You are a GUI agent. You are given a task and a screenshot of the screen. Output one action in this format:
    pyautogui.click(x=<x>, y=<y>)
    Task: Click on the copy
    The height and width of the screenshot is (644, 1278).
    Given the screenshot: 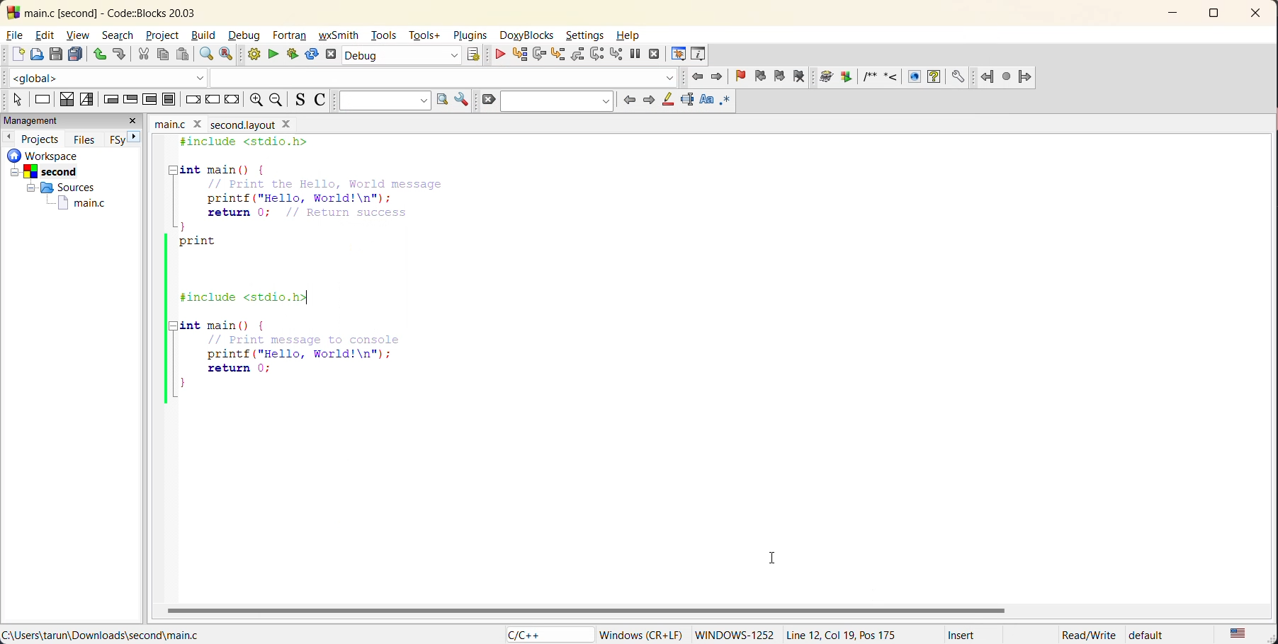 What is the action you would take?
    pyautogui.click(x=162, y=53)
    